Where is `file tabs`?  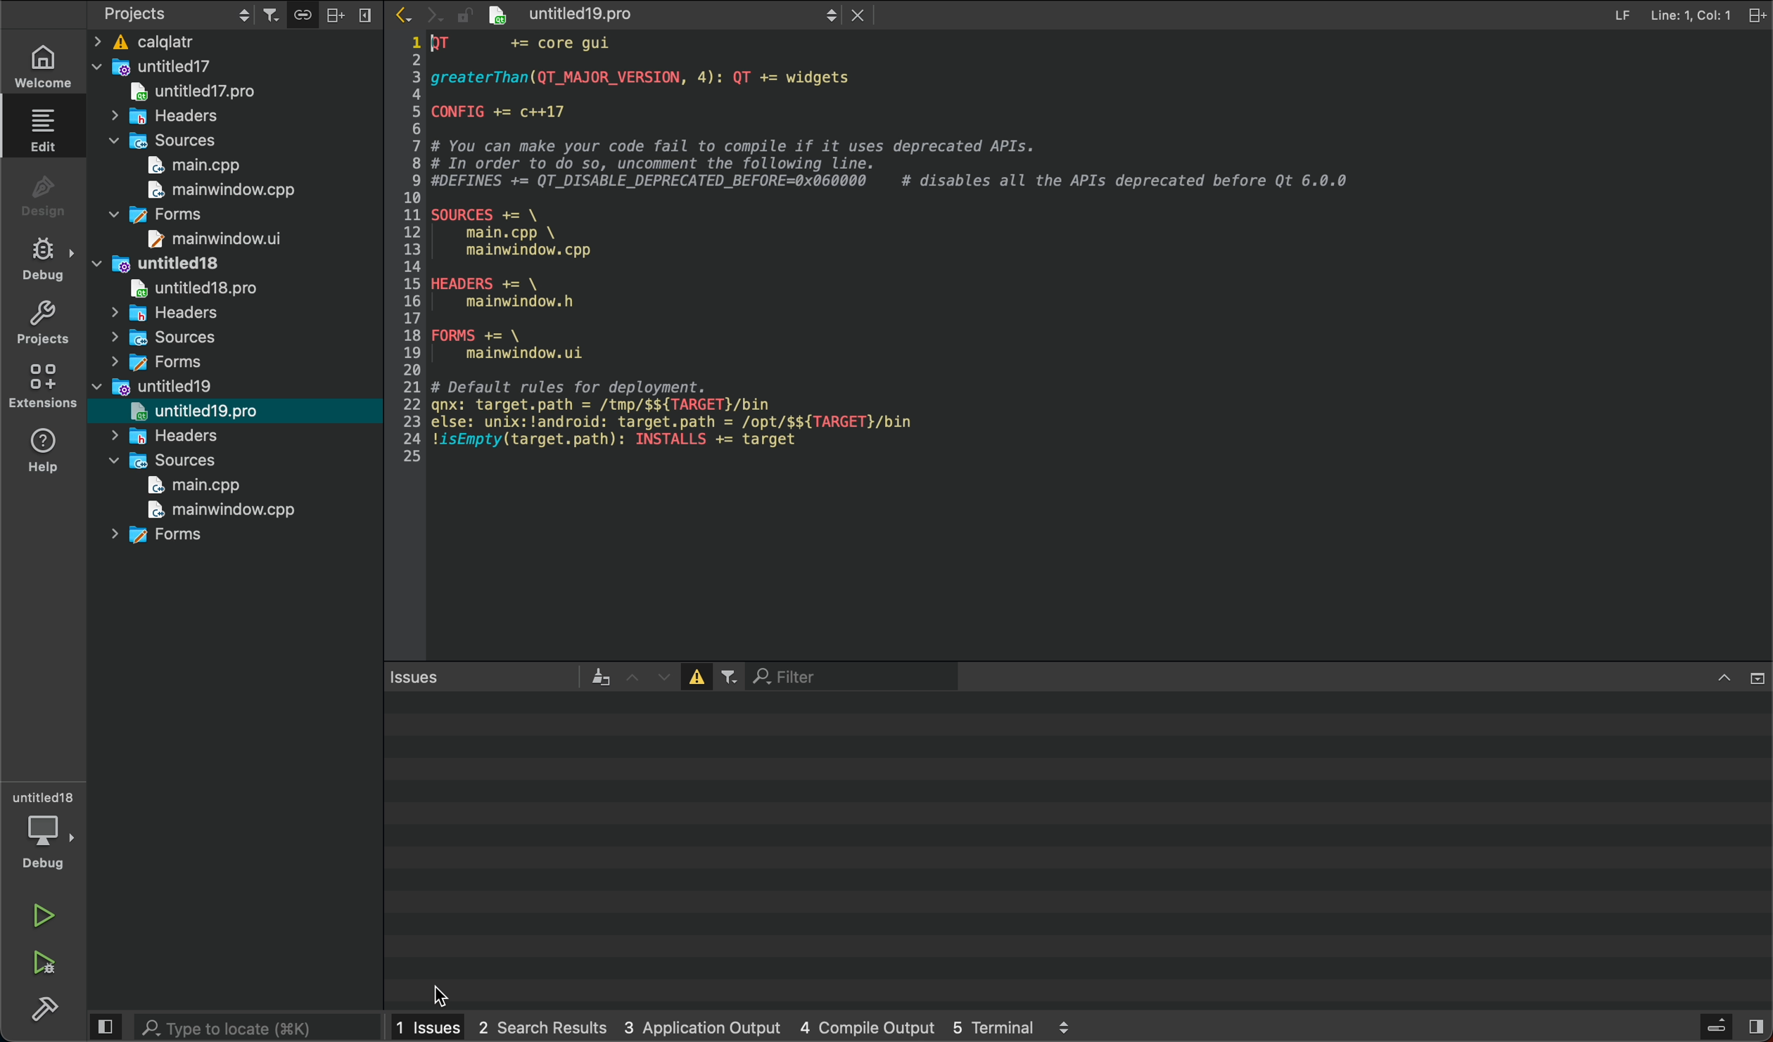 file tabs is located at coordinates (654, 13).